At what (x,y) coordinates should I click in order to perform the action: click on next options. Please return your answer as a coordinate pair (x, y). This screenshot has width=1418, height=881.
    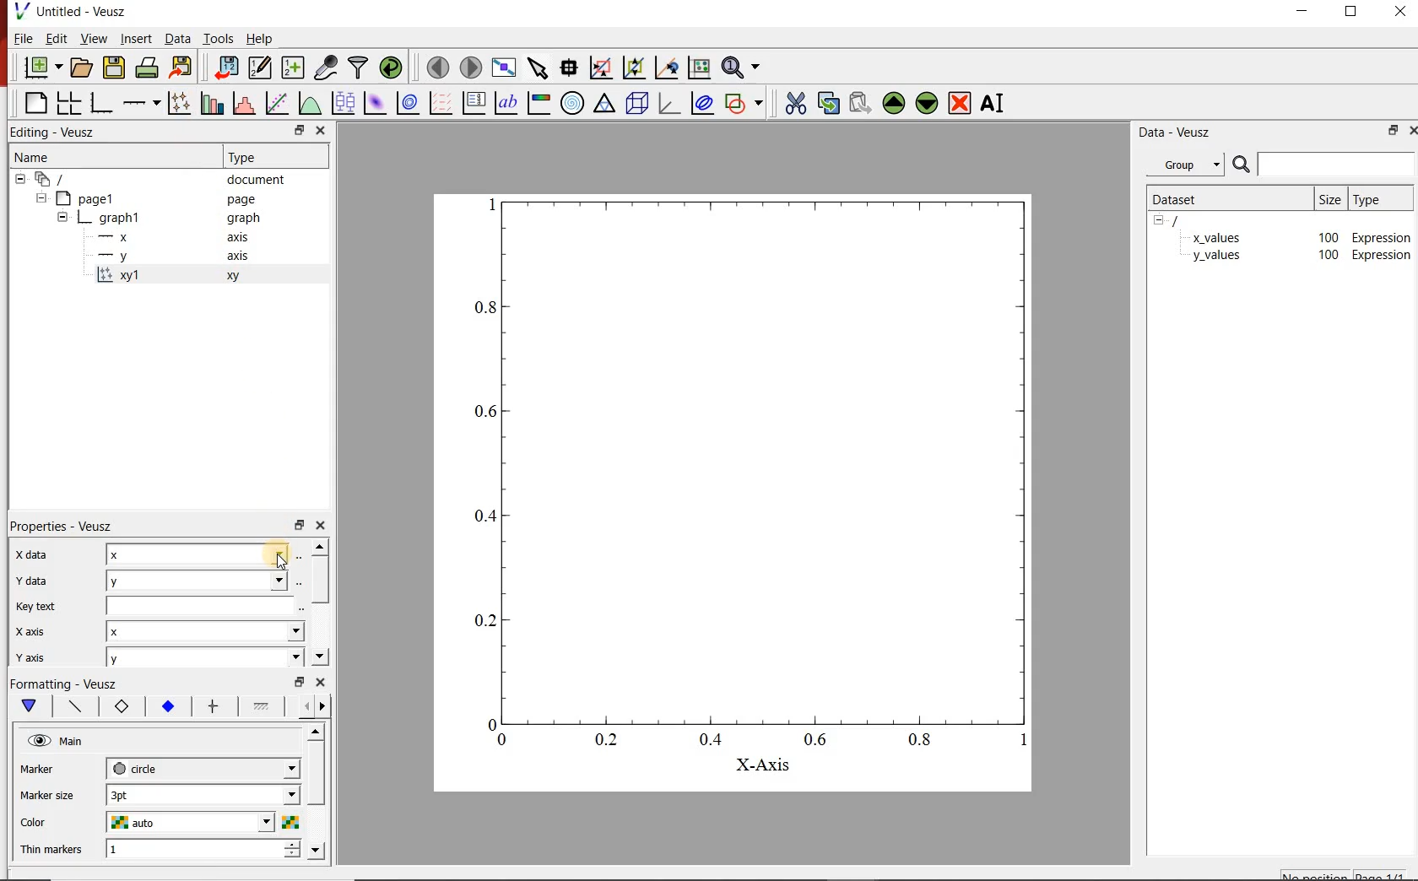
    Looking at the image, I should click on (326, 707).